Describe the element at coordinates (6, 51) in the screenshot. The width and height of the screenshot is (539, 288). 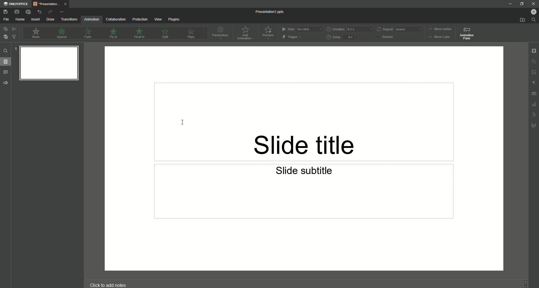
I see `Find` at that location.